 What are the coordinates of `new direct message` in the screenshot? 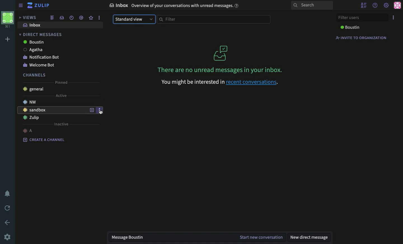 It's located at (311, 238).